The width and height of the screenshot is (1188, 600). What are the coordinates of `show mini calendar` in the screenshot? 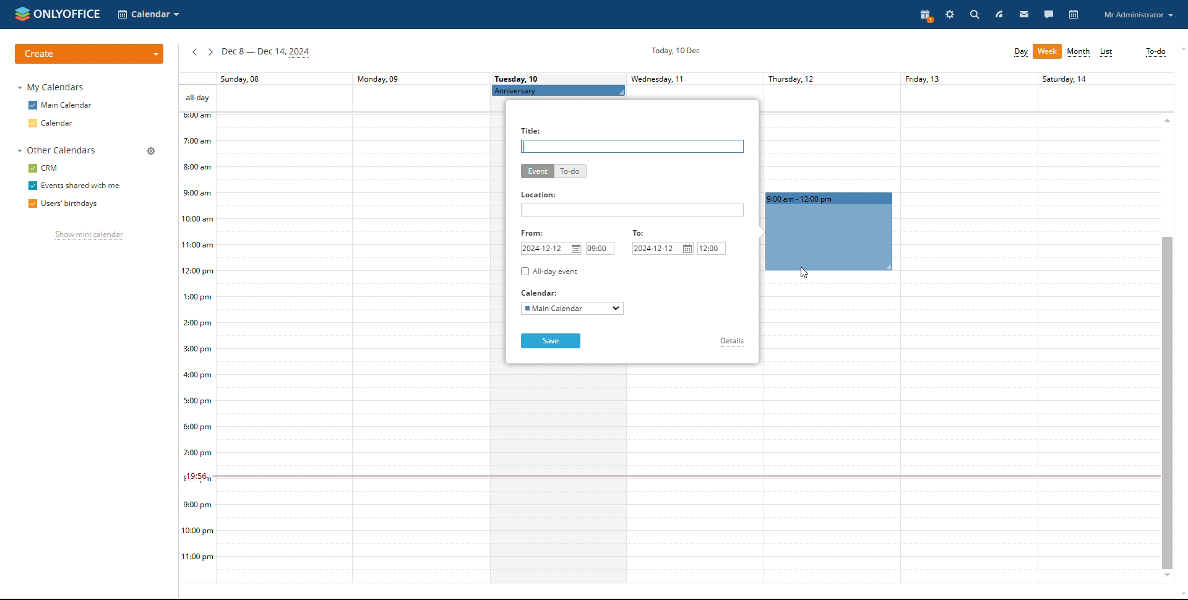 It's located at (87, 237).